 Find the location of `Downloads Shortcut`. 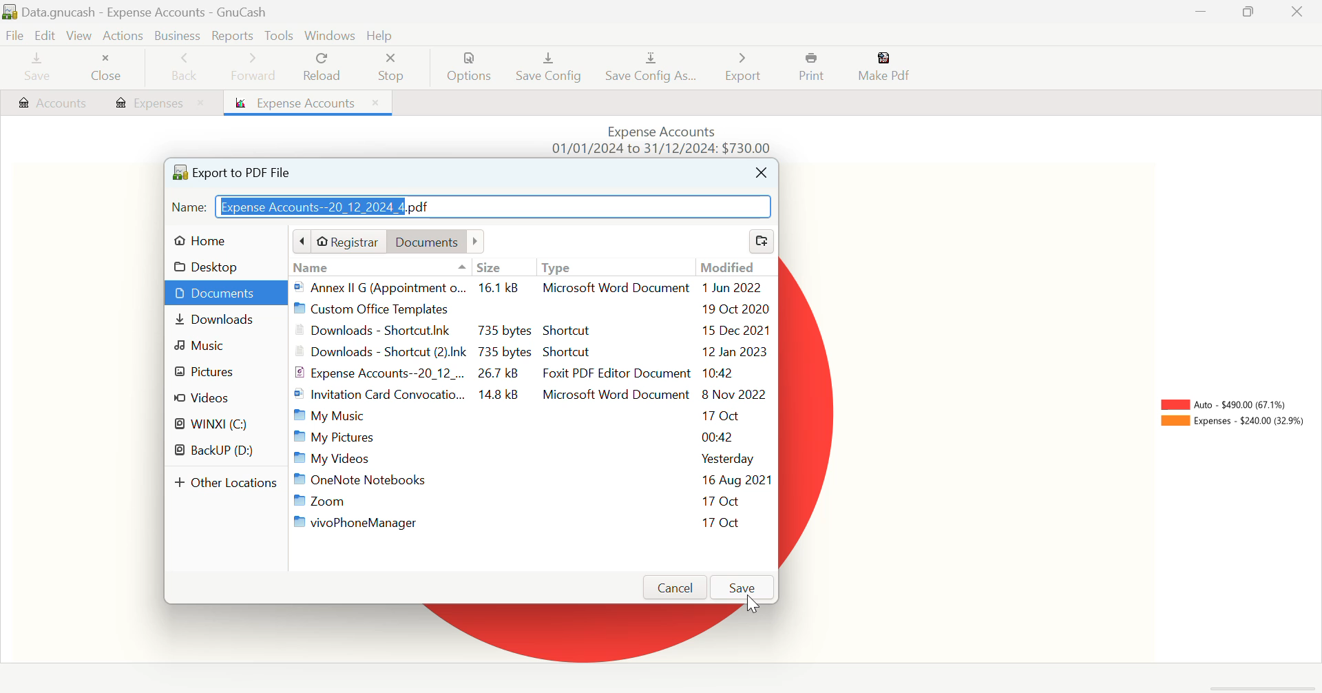

Downloads Shortcut is located at coordinates (534, 353).